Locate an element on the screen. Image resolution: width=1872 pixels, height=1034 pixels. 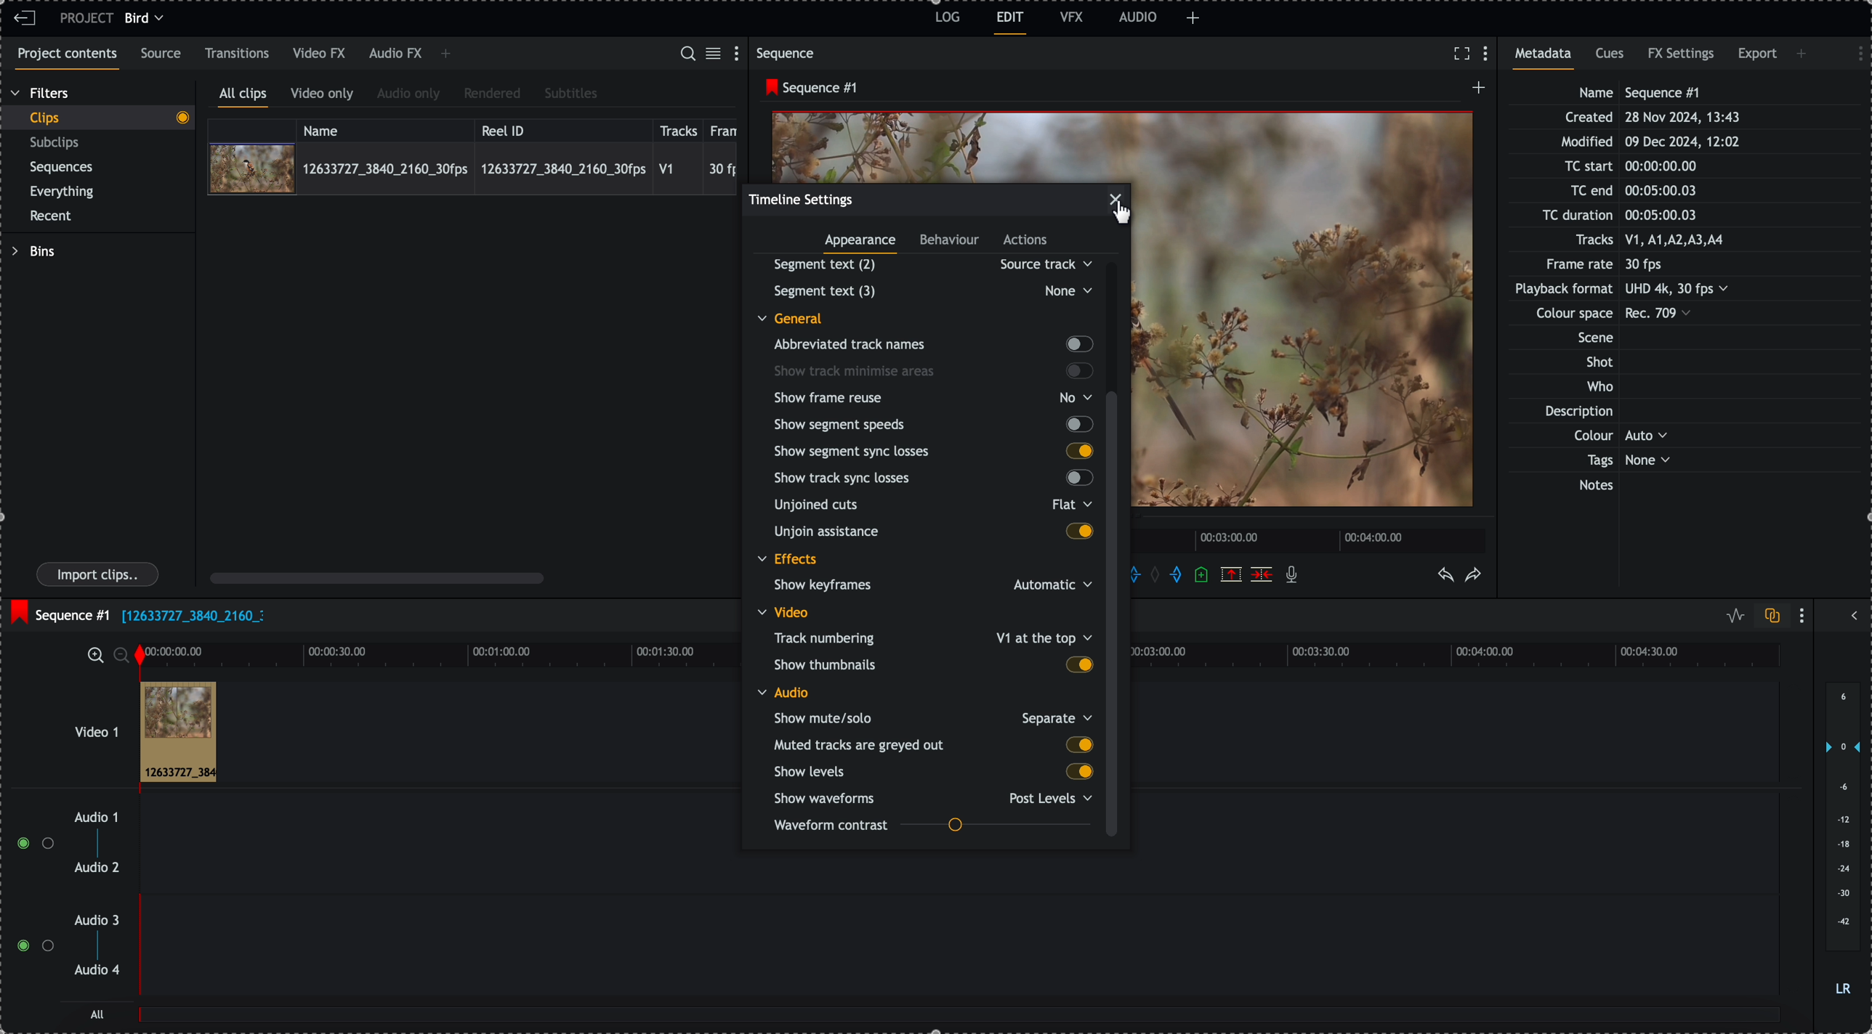
toggle between list and tile view is located at coordinates (716, 54).